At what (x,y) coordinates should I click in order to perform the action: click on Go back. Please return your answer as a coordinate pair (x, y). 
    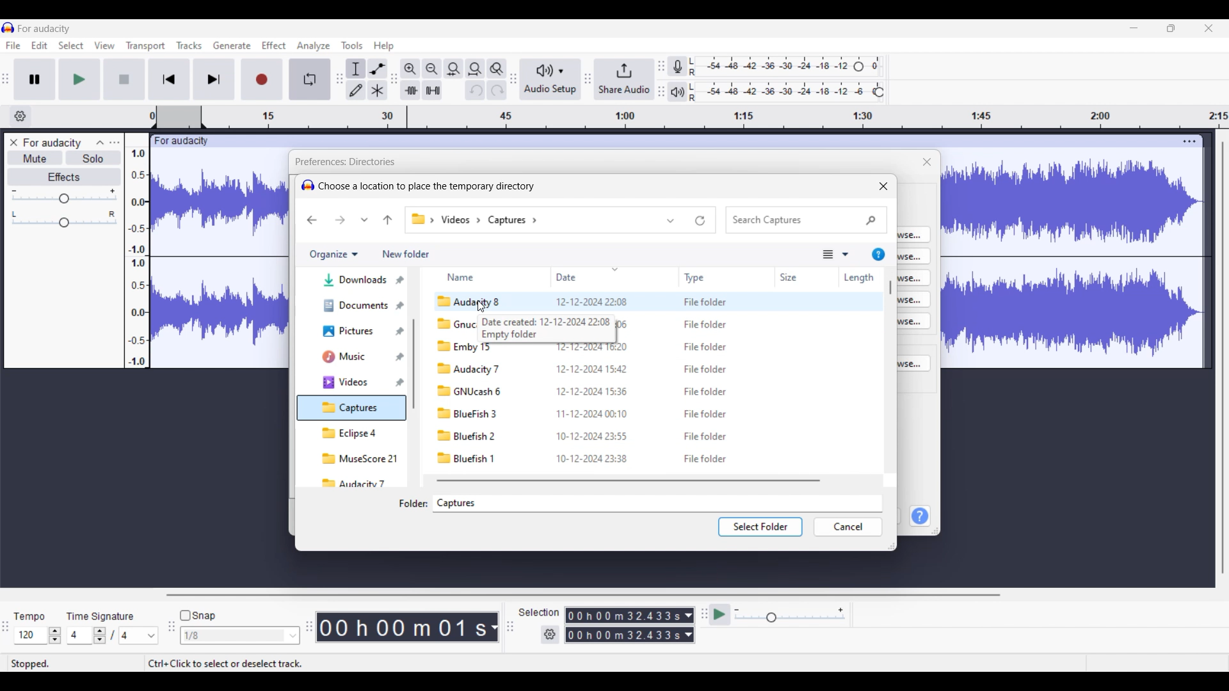
    Looking at the image, I should click on (312, 220).